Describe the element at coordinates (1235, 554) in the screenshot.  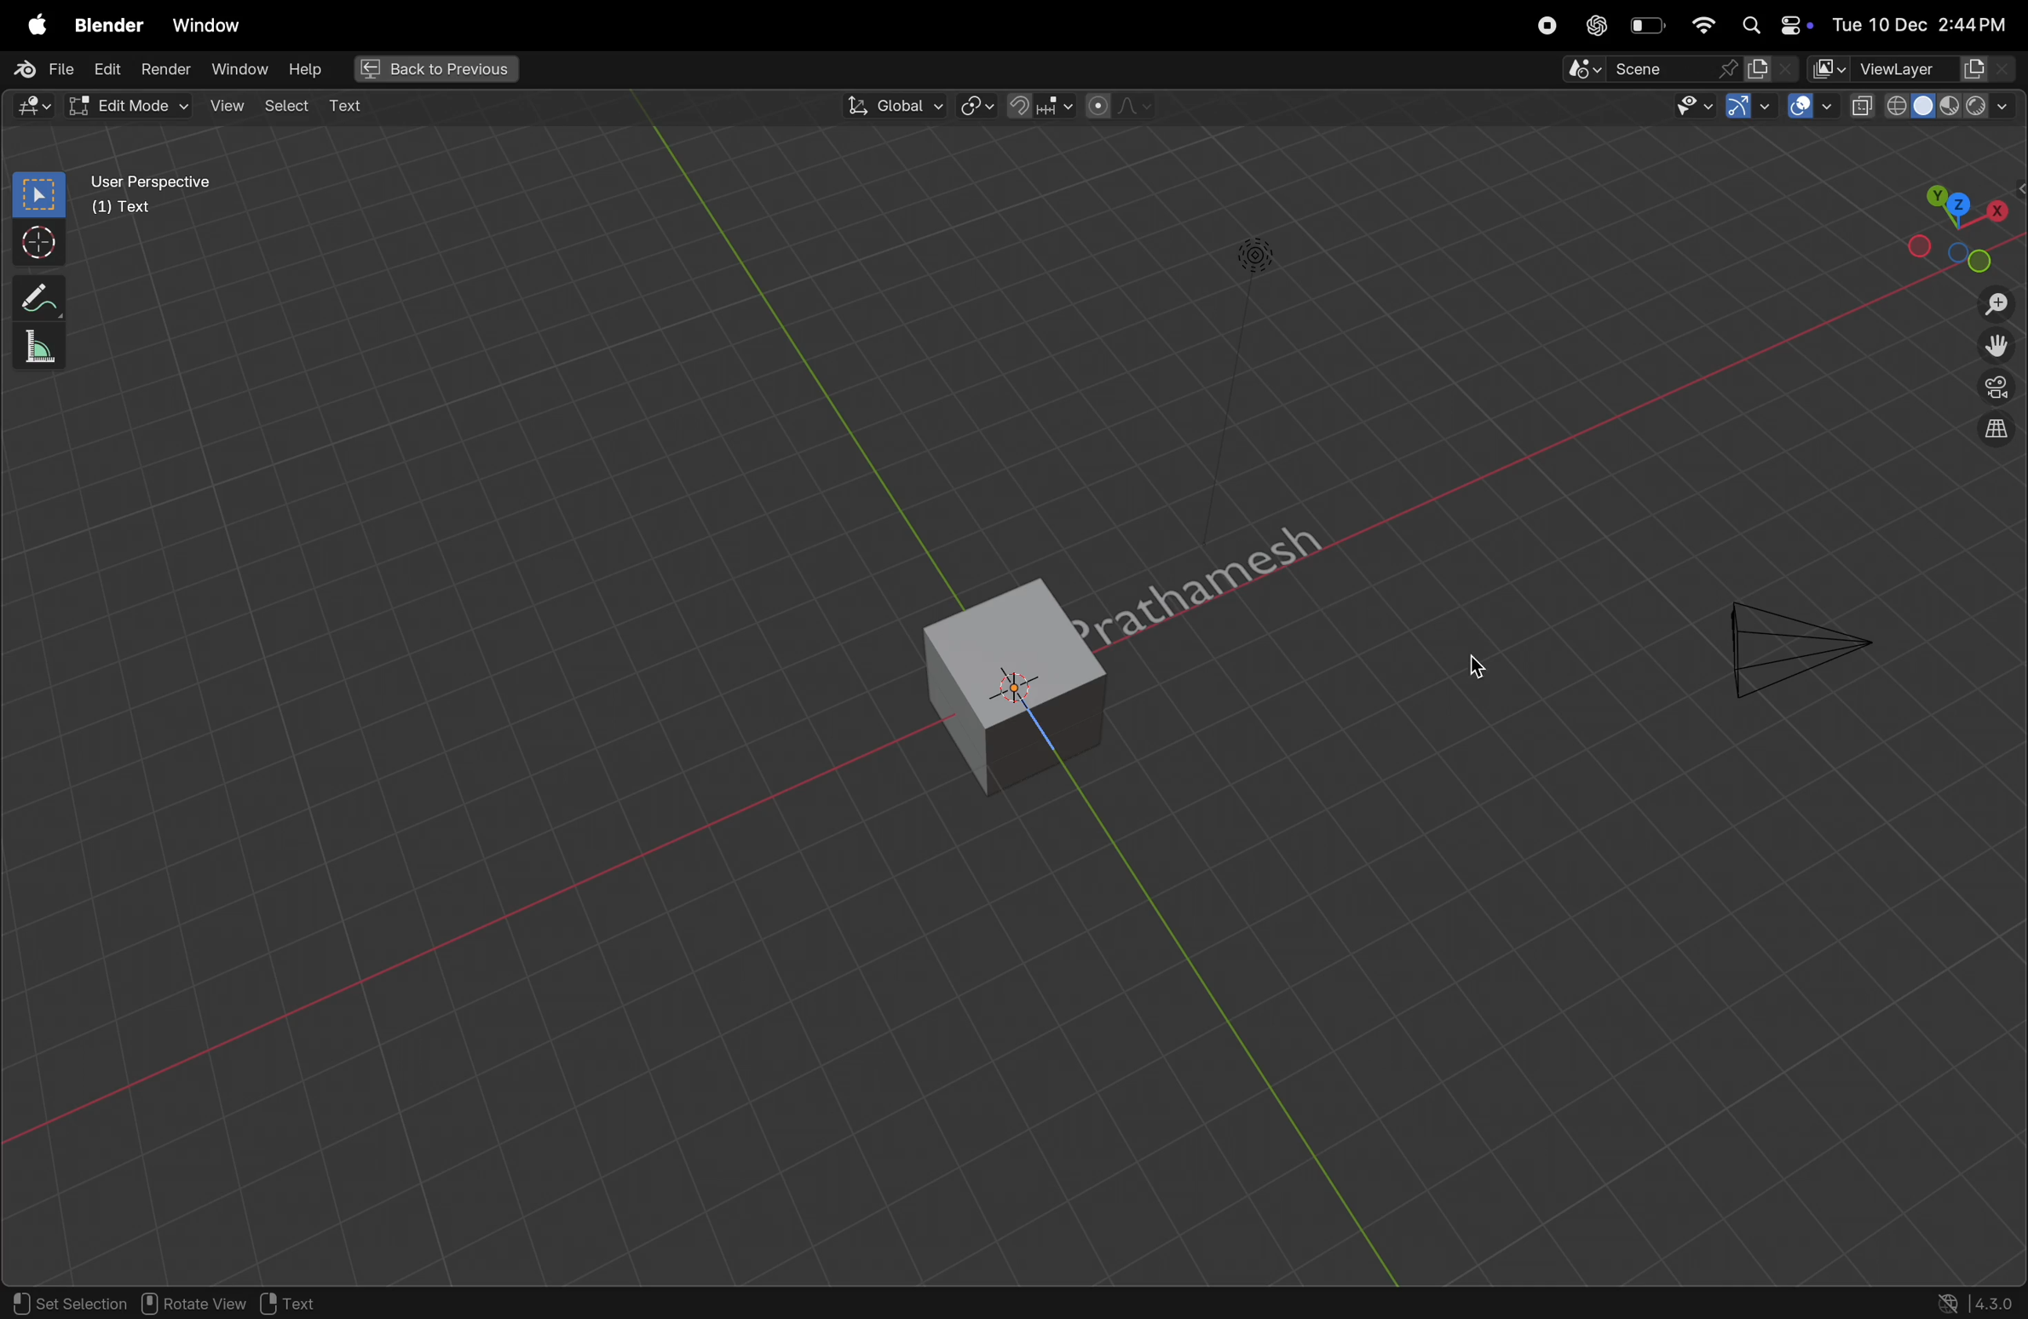
I see `name` at that location.